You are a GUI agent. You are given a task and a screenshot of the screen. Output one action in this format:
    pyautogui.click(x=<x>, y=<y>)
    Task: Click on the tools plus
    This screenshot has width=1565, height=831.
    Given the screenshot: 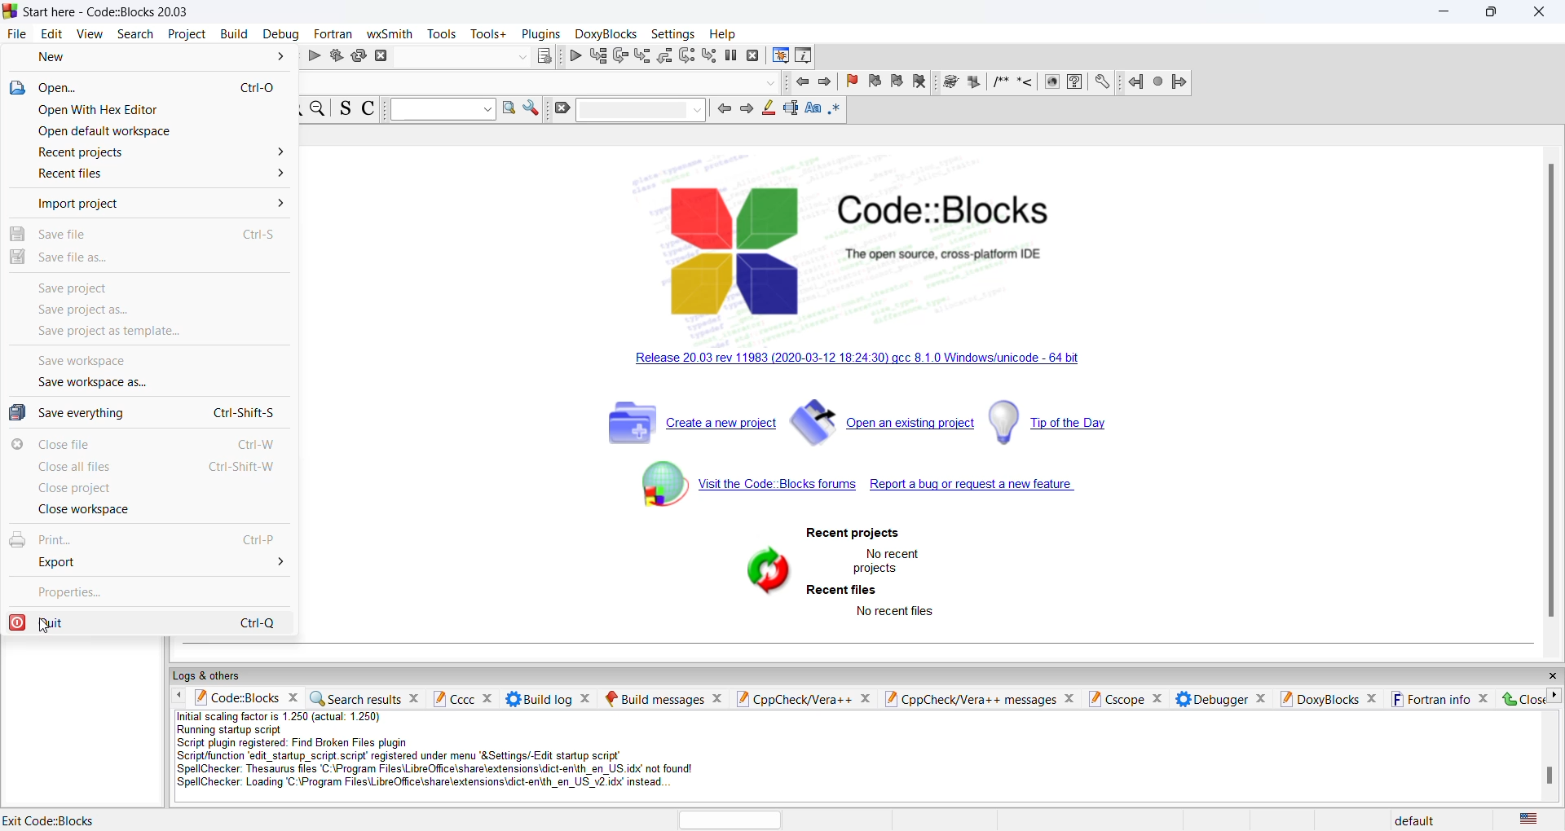 What is the action you would take?
    pyautogui.click(x=488, y=34)
    